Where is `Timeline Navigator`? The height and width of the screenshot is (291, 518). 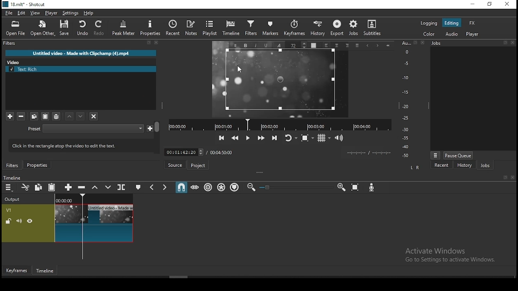
Timeline Navigator is located at coordinates (280, 125).